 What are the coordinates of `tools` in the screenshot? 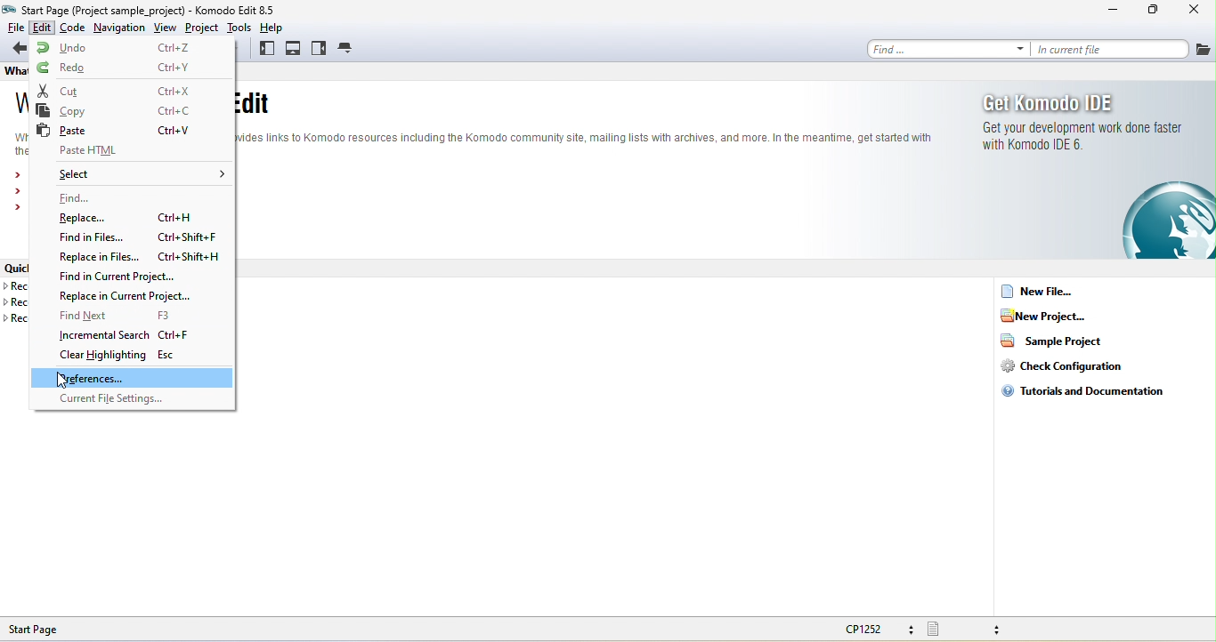 It's located at (239, 28).